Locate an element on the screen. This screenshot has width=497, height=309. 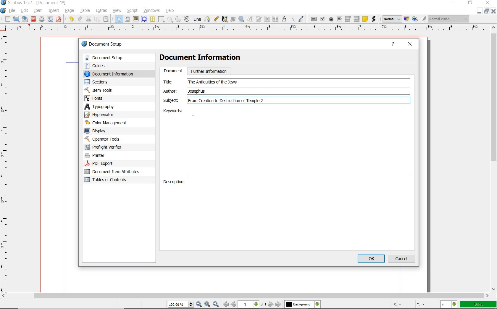
preflight verifier is located at coordinates (107, 147).